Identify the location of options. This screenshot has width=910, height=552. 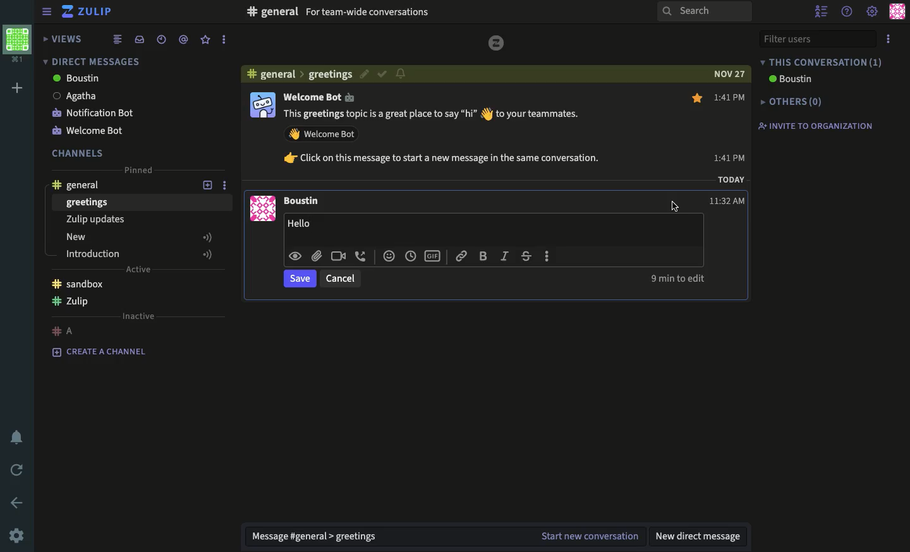
(229, 184).